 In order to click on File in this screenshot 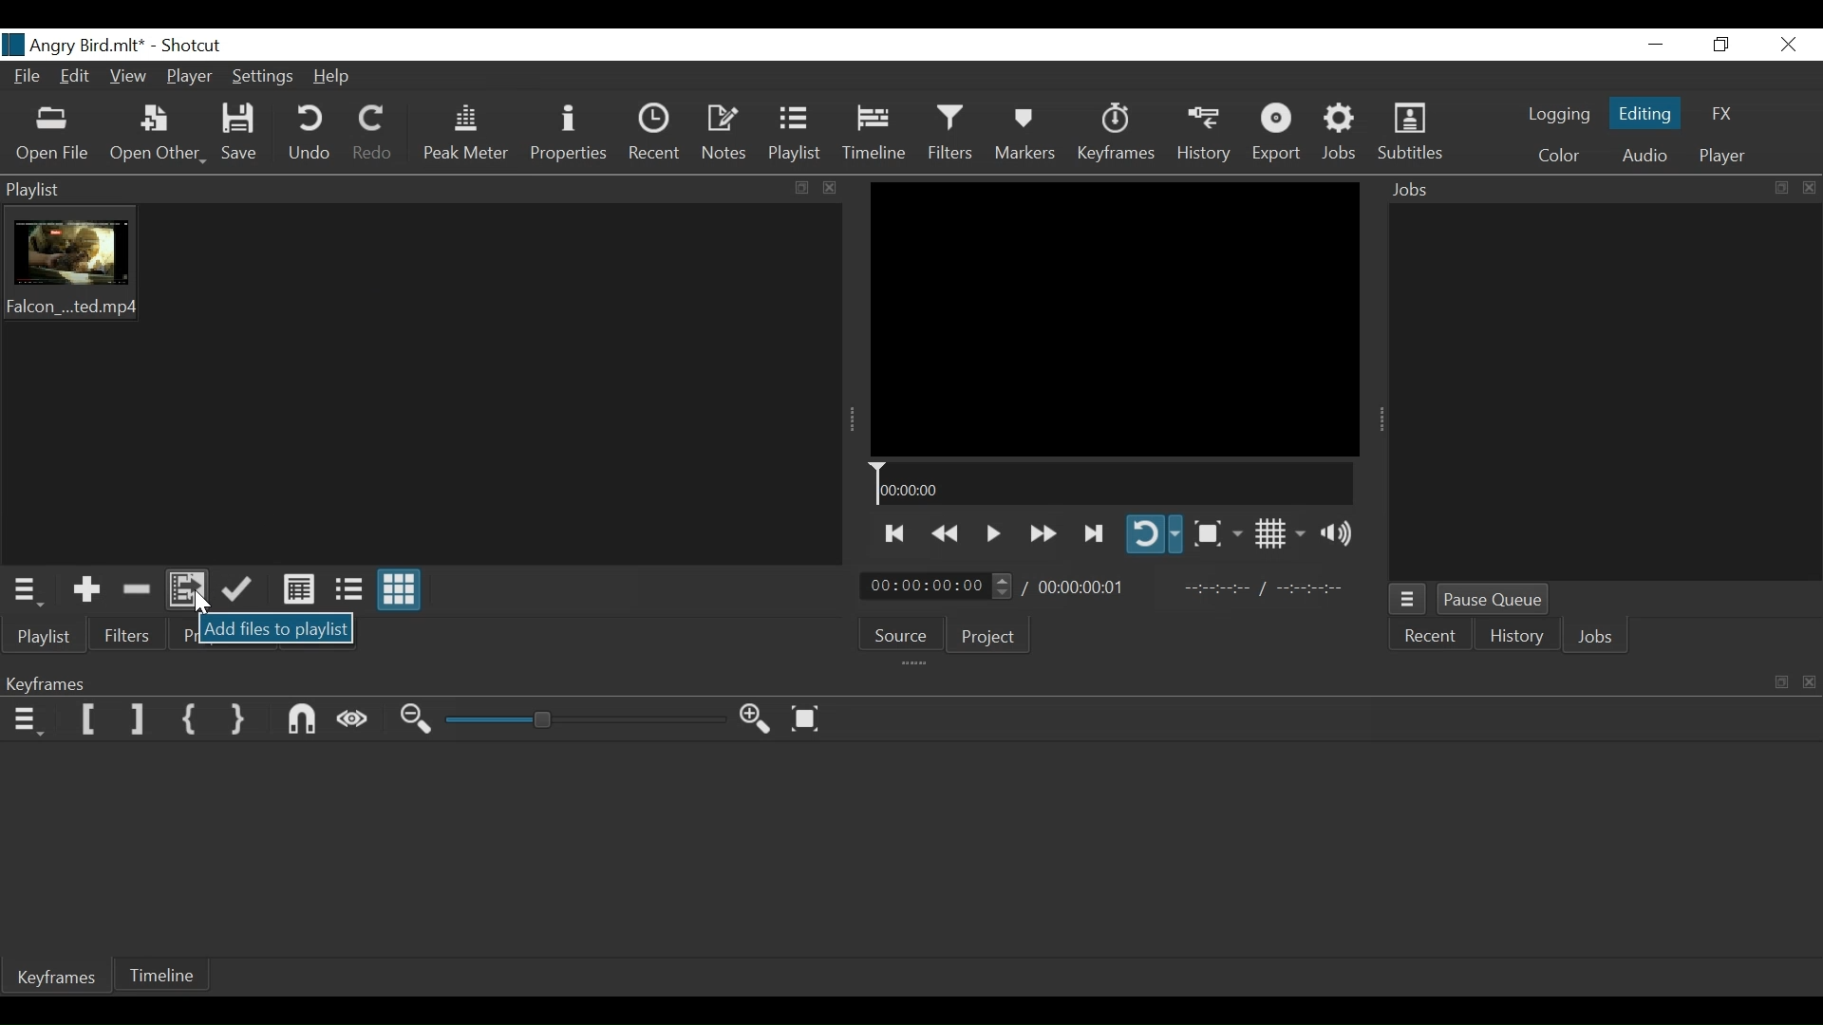, I will do `click(27, 78)`.